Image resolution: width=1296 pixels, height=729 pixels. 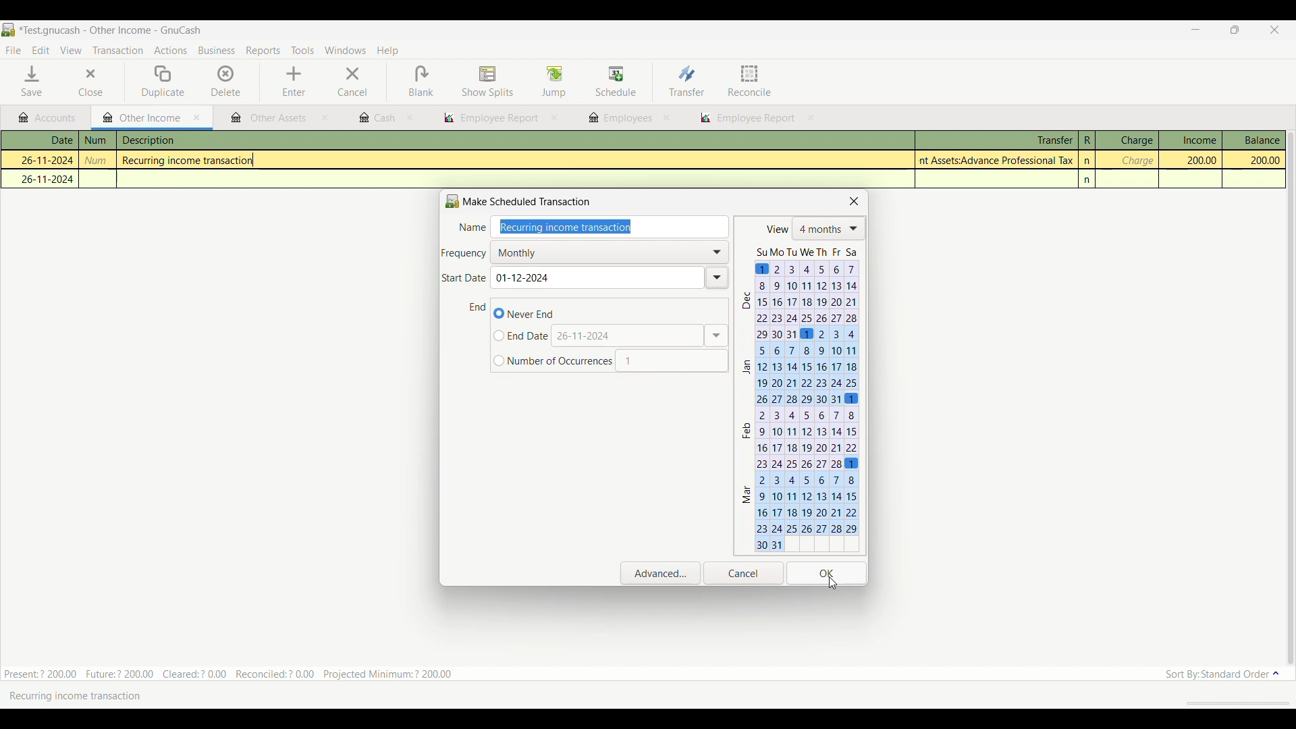 What do you see at coordinates (33, 81) in the screenshot?
I see `Save menu` at bounding box center [33, 81].